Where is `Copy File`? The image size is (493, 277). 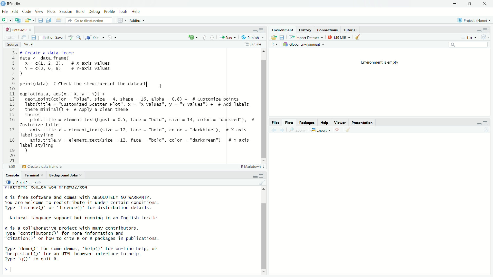 Copy File is located at coordinates (193, 38).